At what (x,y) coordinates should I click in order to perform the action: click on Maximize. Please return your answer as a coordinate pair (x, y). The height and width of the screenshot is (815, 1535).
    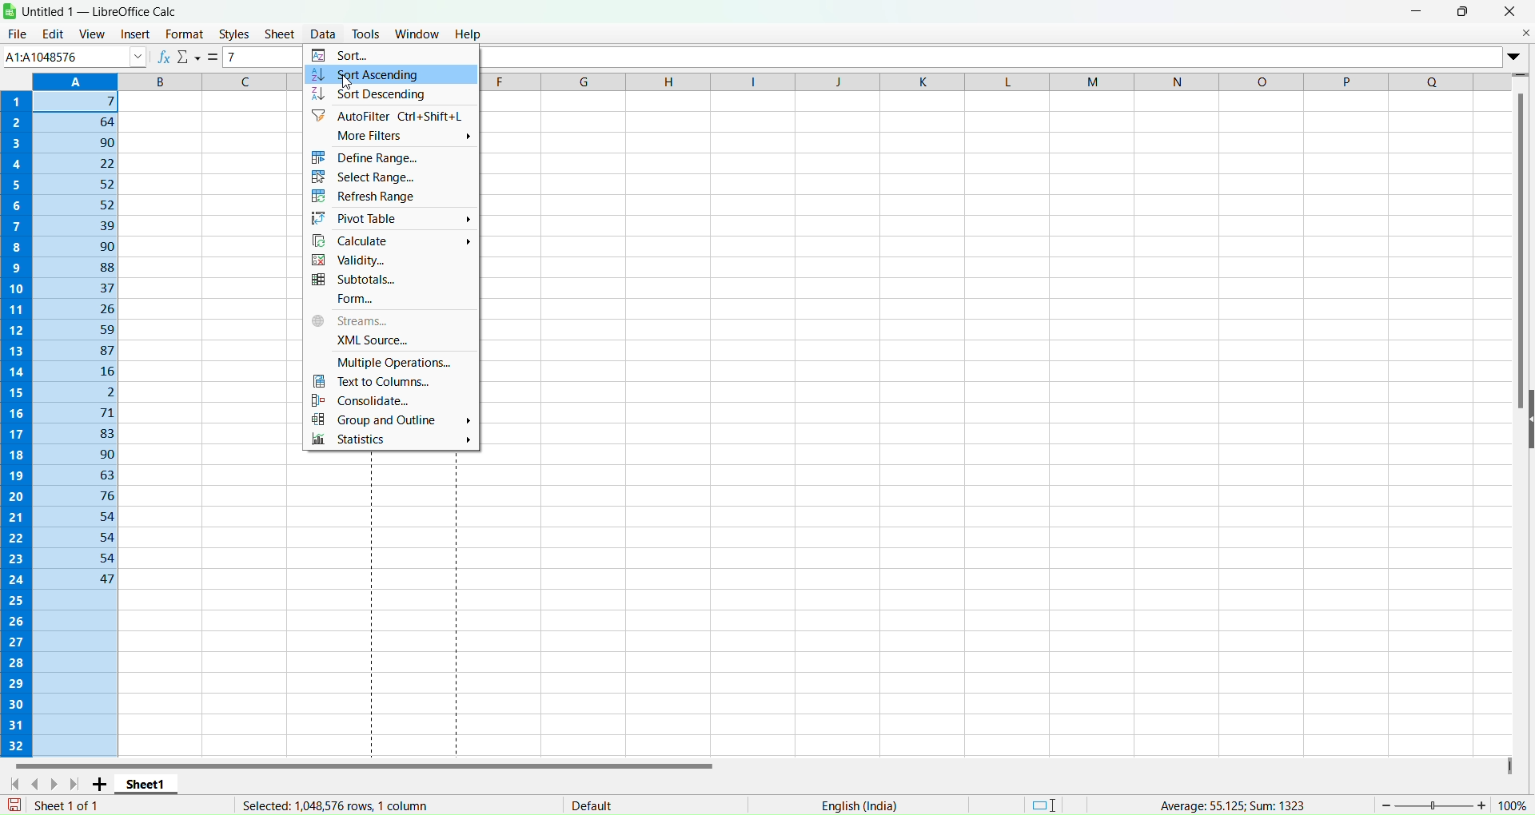
    Looking at the image, I should click on (1464, 10).